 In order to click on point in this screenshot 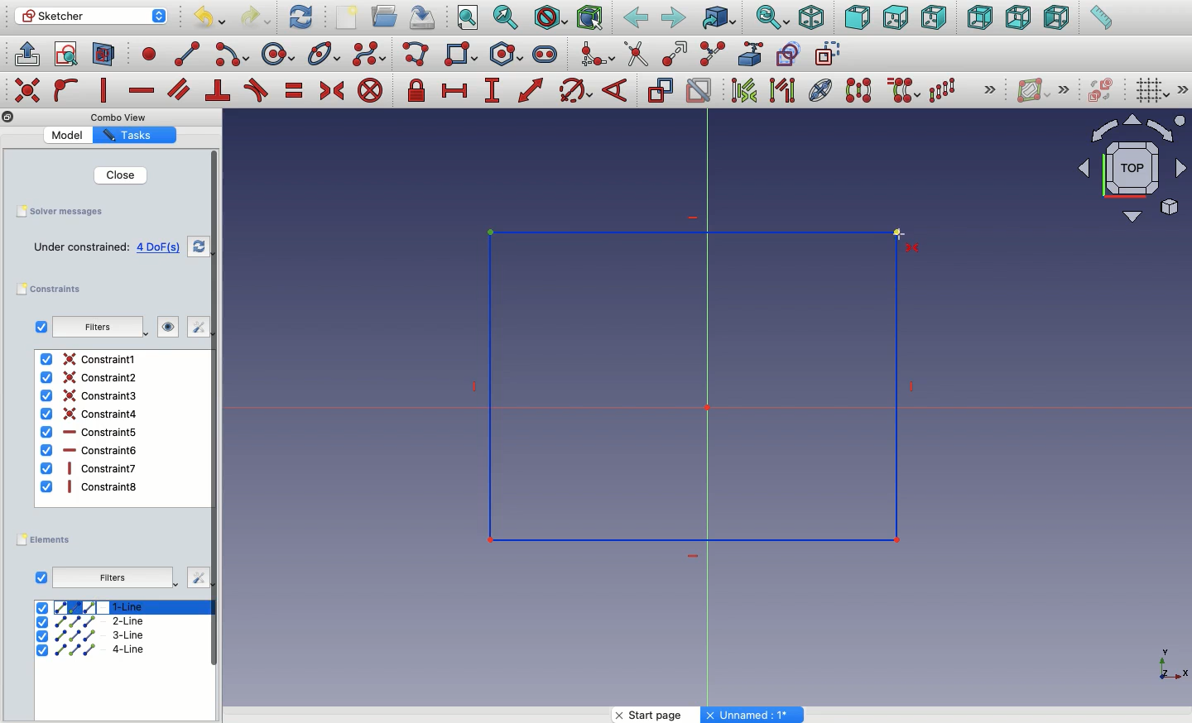, I will do `click(146, 53)`.